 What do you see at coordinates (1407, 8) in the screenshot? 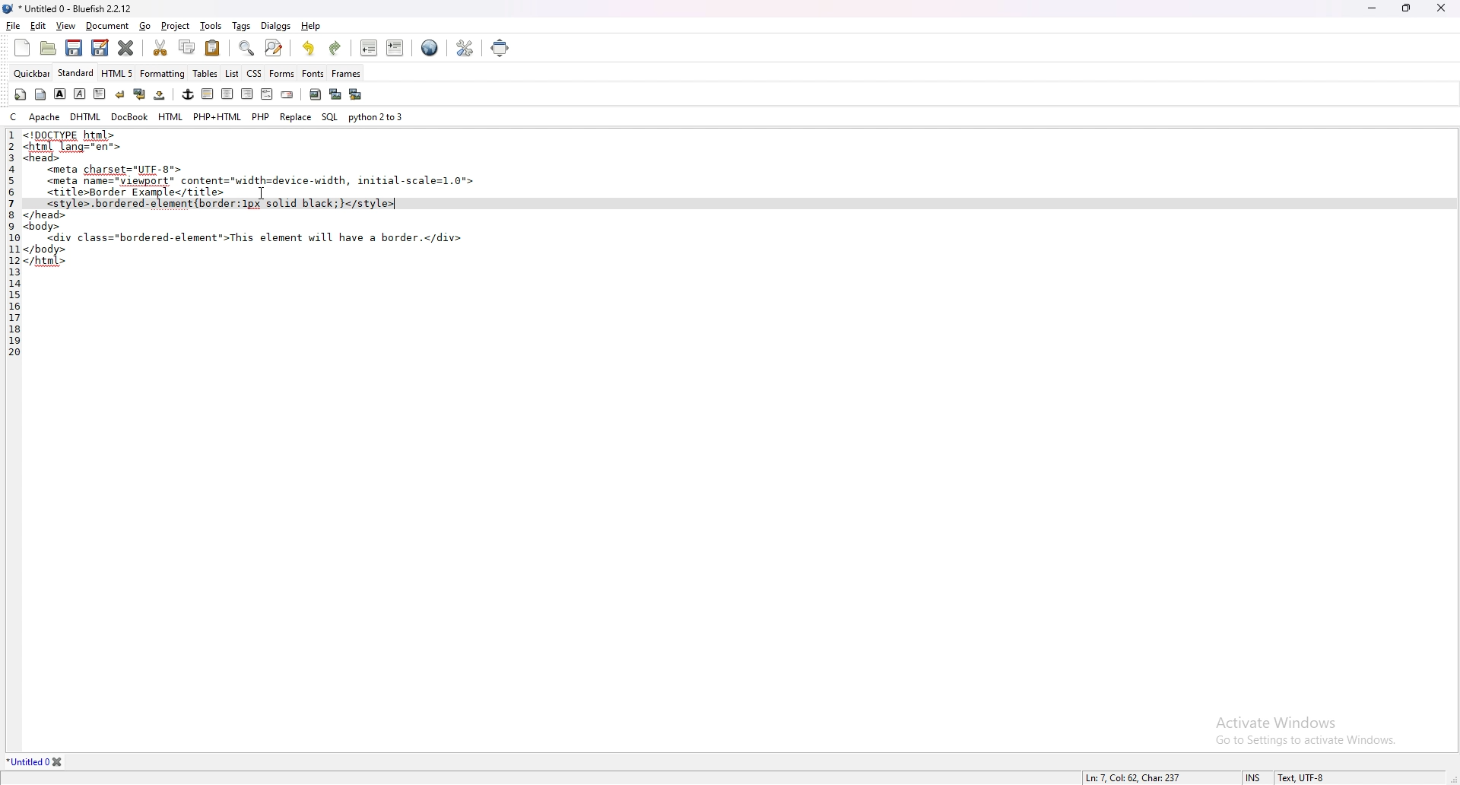
I see `resize` at bounding box center [1407, 8].